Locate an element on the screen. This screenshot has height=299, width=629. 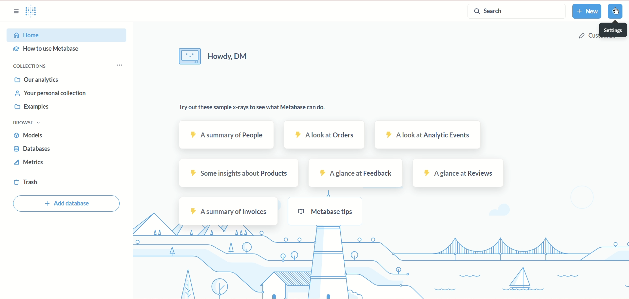
home is located at coordinates (66, 35).